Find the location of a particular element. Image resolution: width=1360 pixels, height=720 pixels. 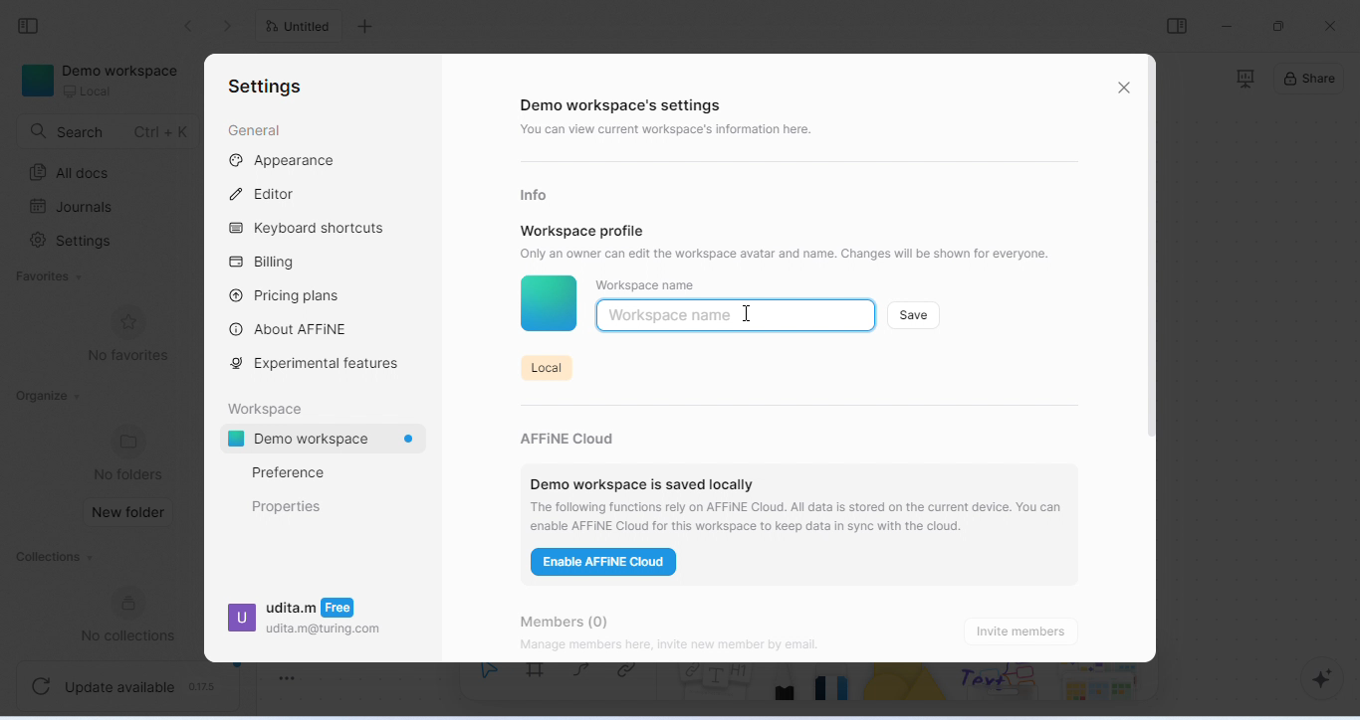

local is located at coordinates (545, 366).